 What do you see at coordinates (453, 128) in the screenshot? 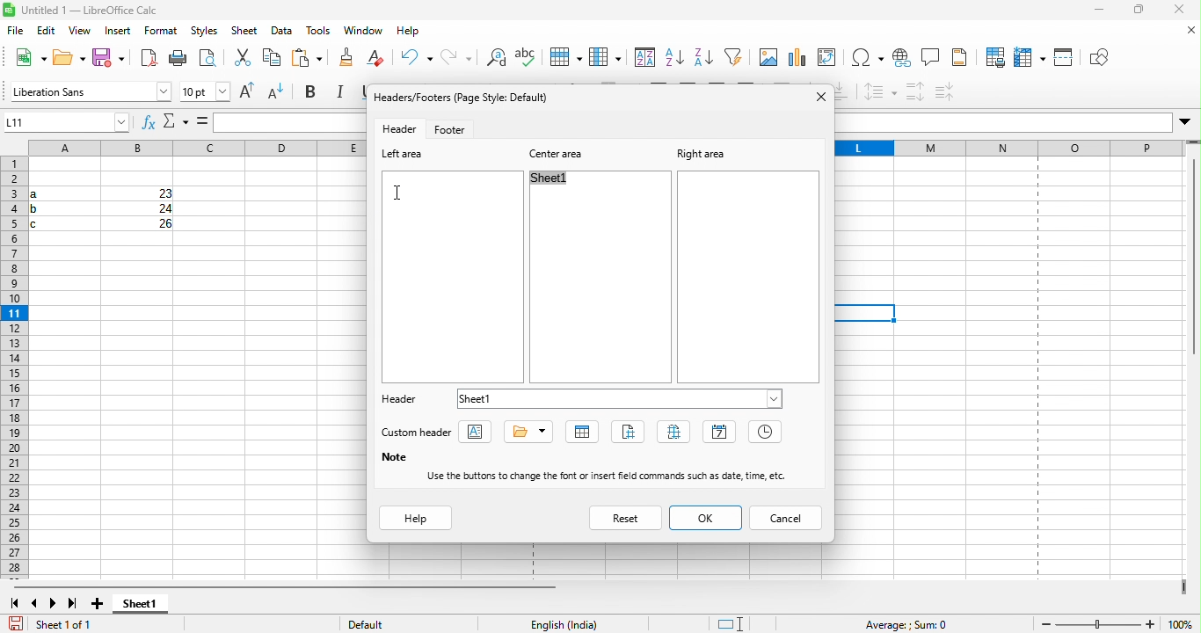
I see `footer` at bounding box center [453, 128].